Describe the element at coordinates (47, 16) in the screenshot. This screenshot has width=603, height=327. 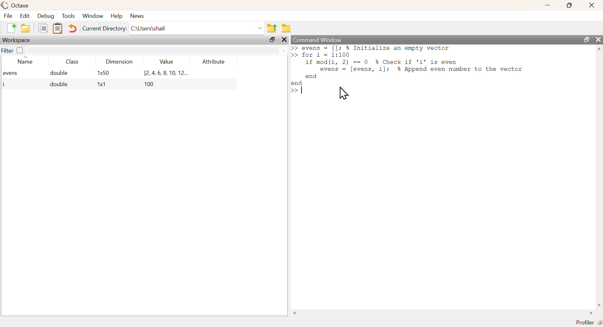
I see `debug` at that location.